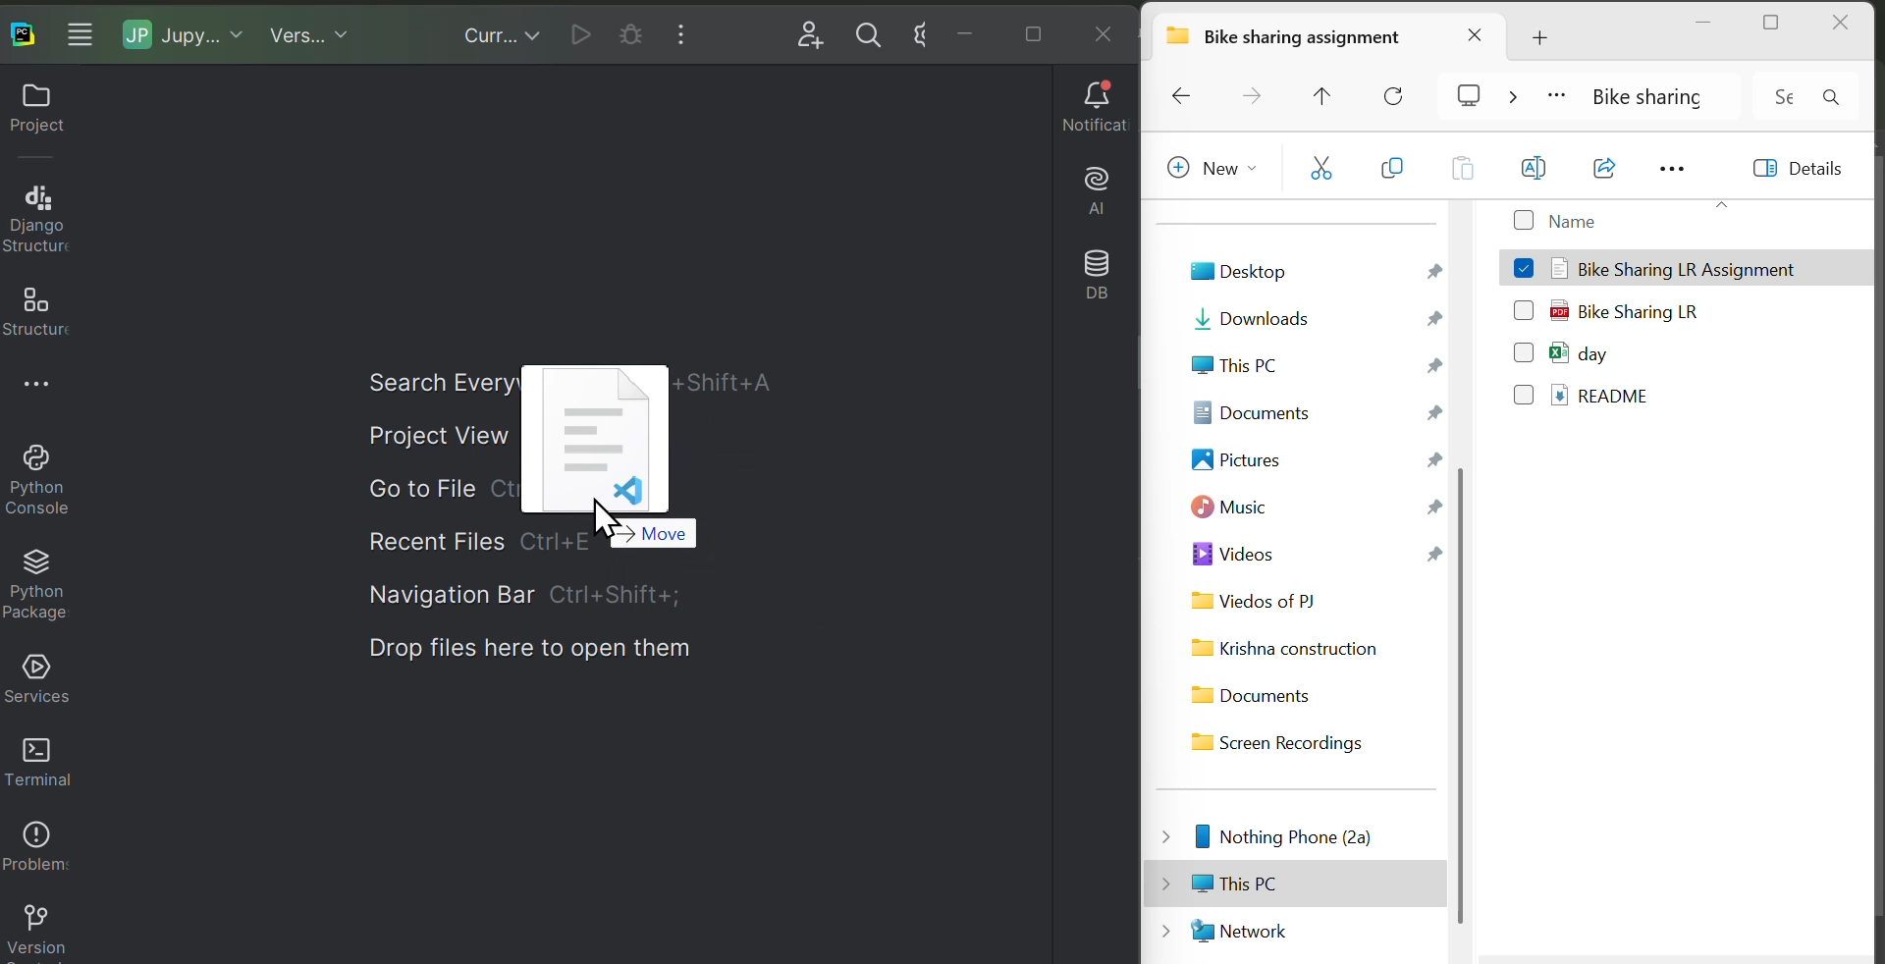  I want to click on close, so click(1842, 26).